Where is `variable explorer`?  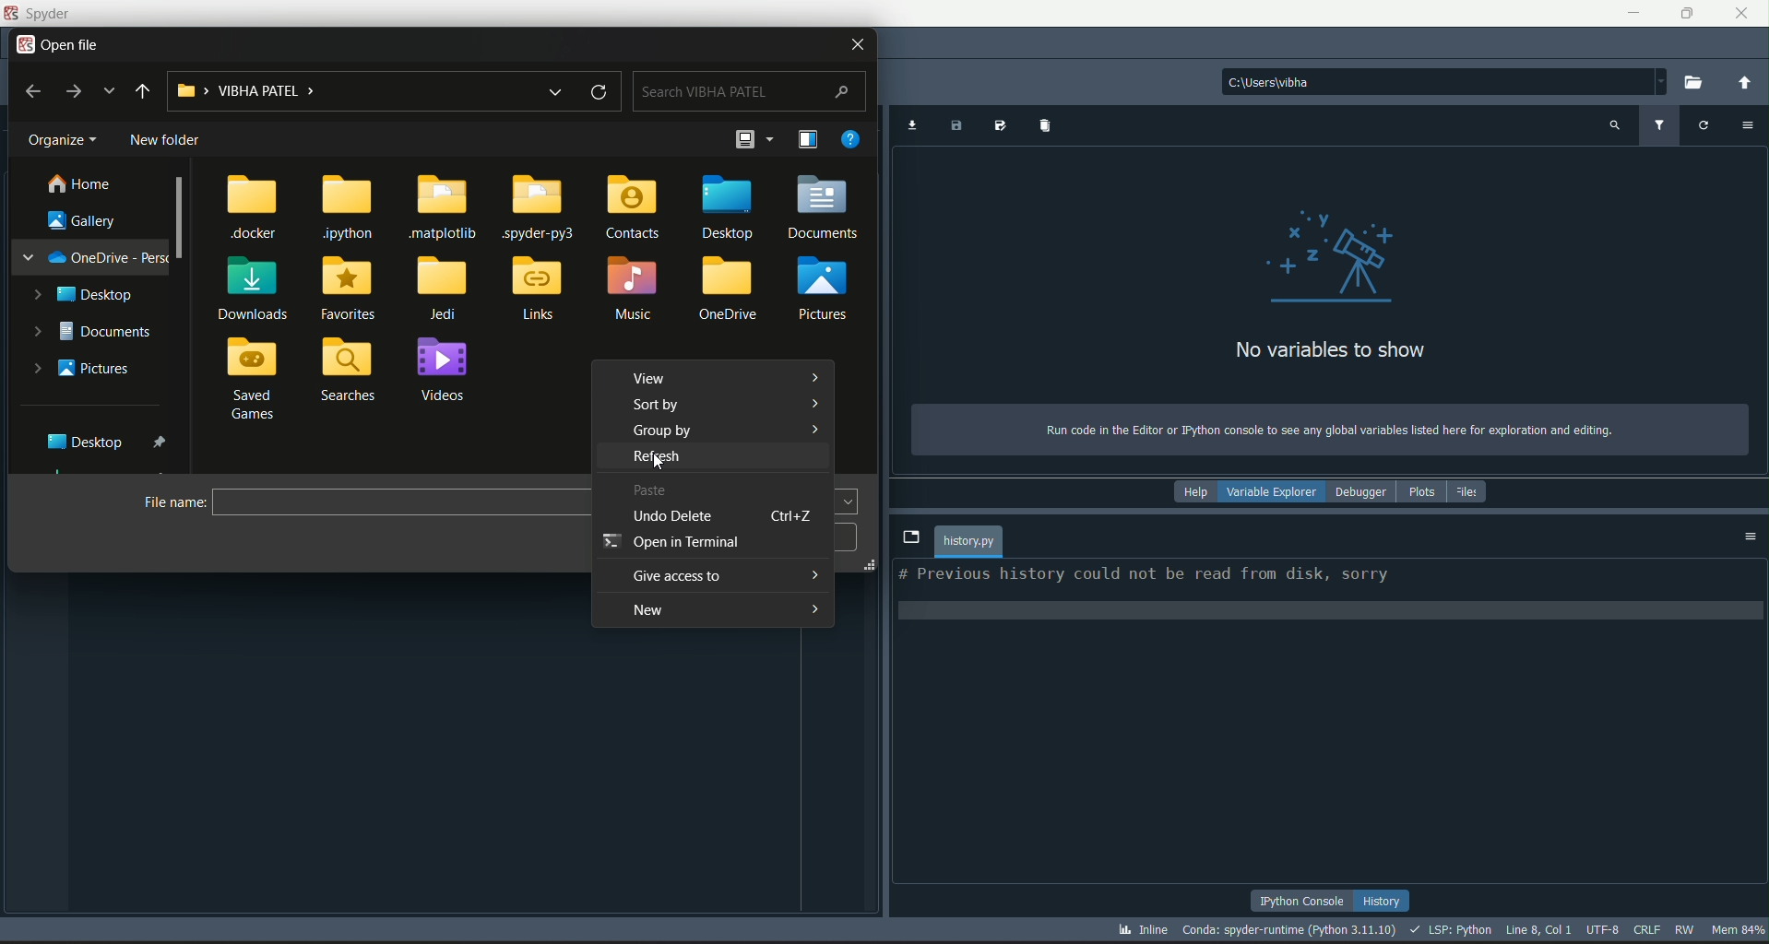 variable explorer is located at coordinates (1271, 492).